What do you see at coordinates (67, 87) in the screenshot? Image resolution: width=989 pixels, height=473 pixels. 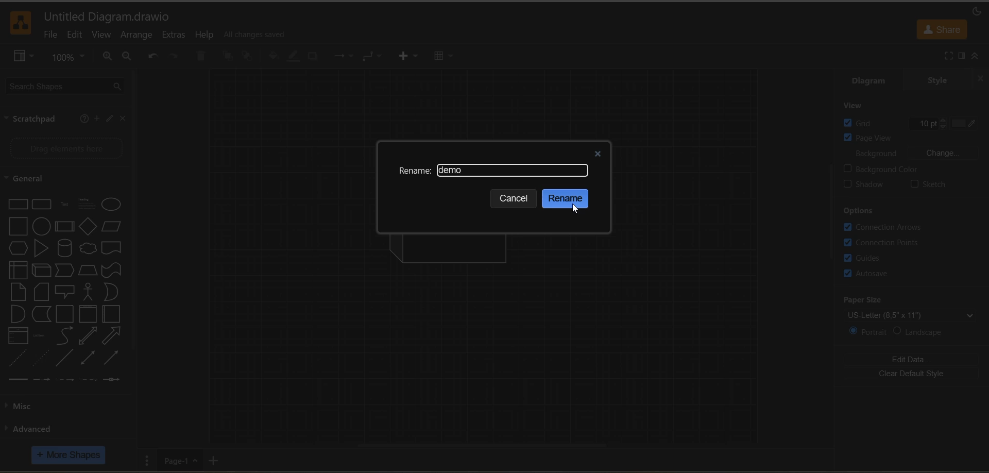 I see `search shapes` at bounding box center [67, 87].